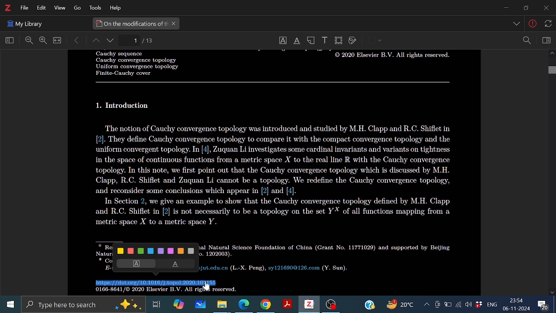 The image size is (556, 313). What do you see at coordinates (277, 175) in the screenshot?
I see `` at bounding box center [277, 175].